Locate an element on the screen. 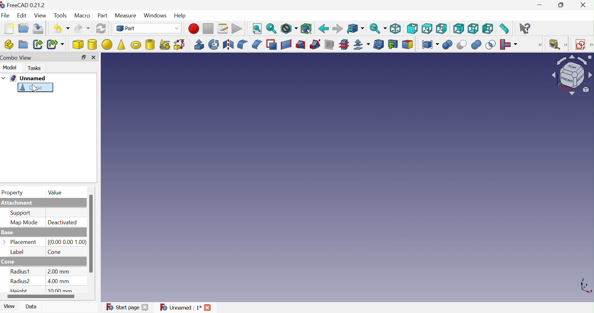  Cone is located at coordinates (55, 252).